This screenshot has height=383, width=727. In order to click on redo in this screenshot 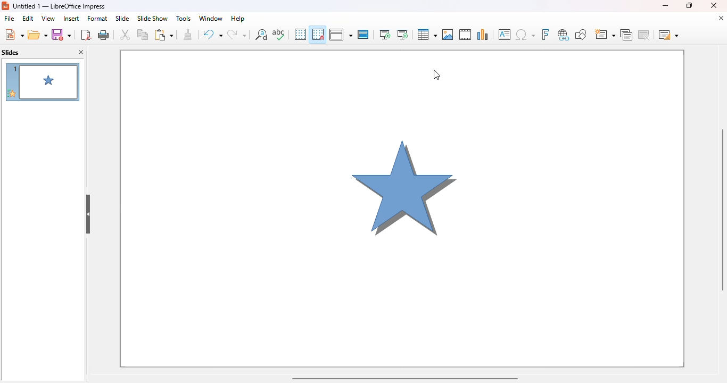, I will do `click(237, 34)`.